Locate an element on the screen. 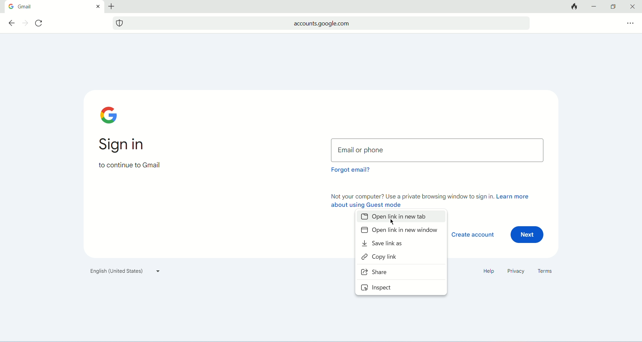 Image resolution: width=642 pixels, height=342 pixels. close is located at coordinates (98, 6).